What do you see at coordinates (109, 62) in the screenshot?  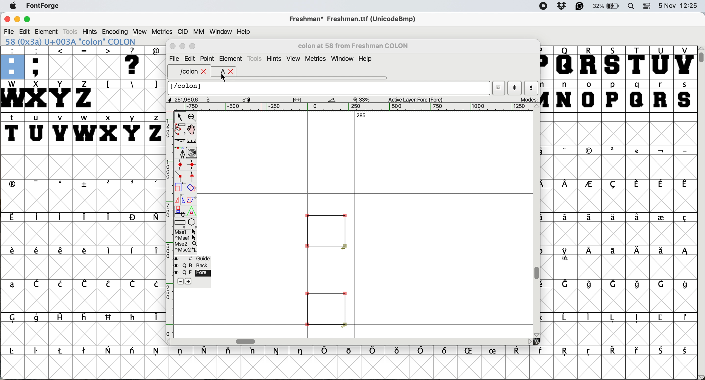 I see `>` at bounding box center [109, 62].